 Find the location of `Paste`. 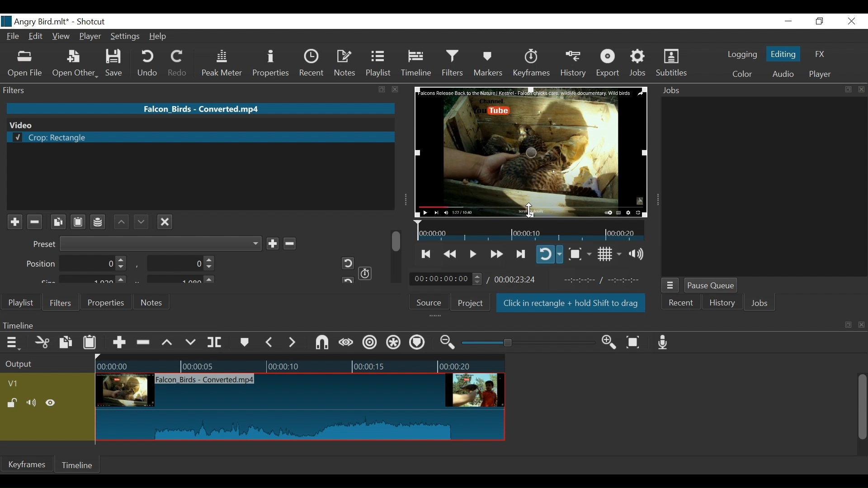

Paste is located at coordinates (91, 344).